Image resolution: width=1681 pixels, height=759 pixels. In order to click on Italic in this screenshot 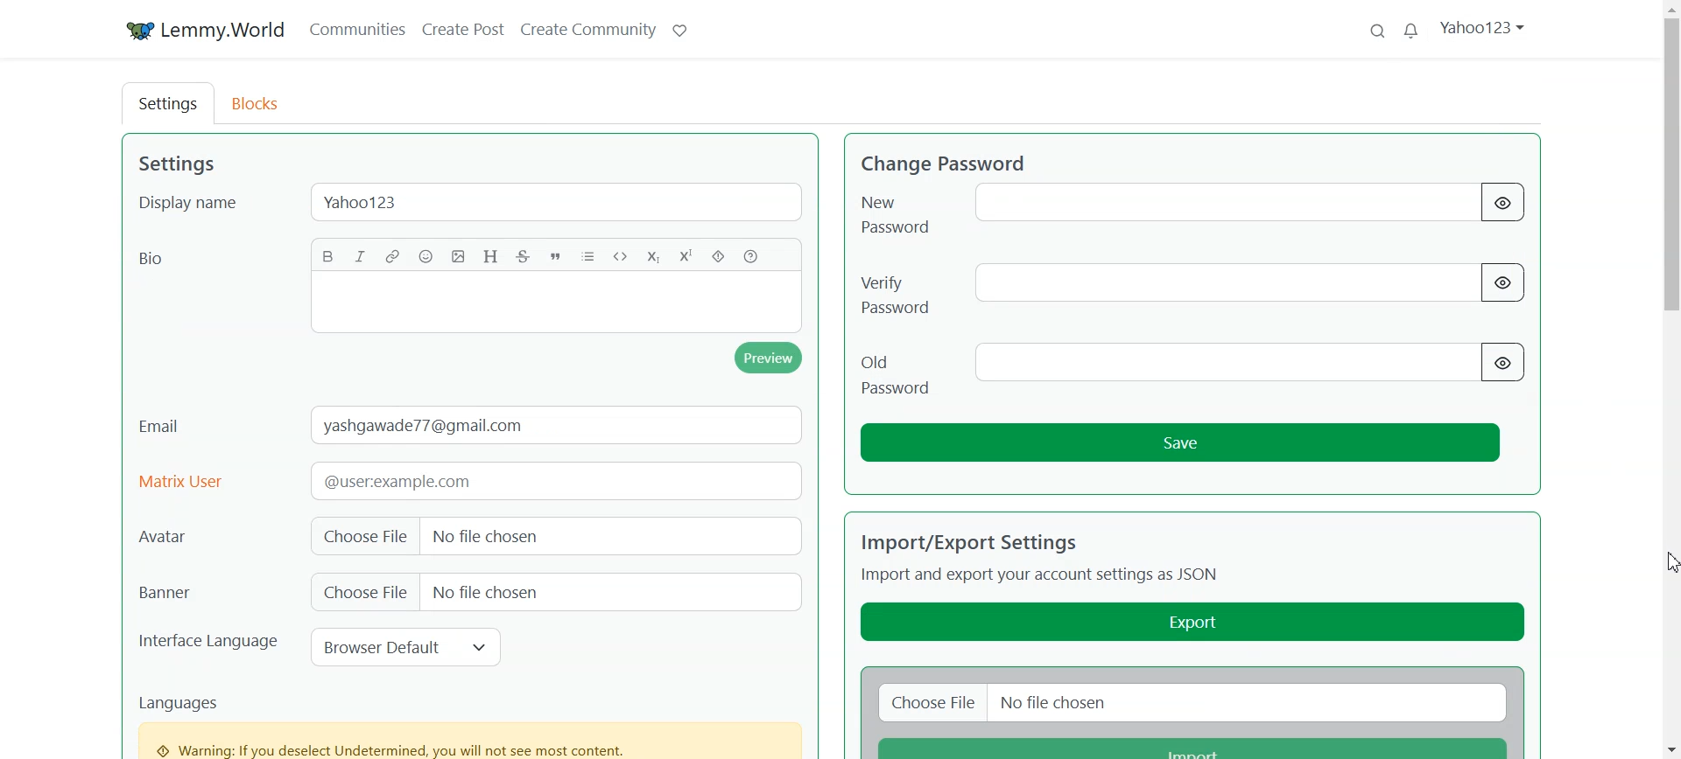, I will do `click(361, 255)`.